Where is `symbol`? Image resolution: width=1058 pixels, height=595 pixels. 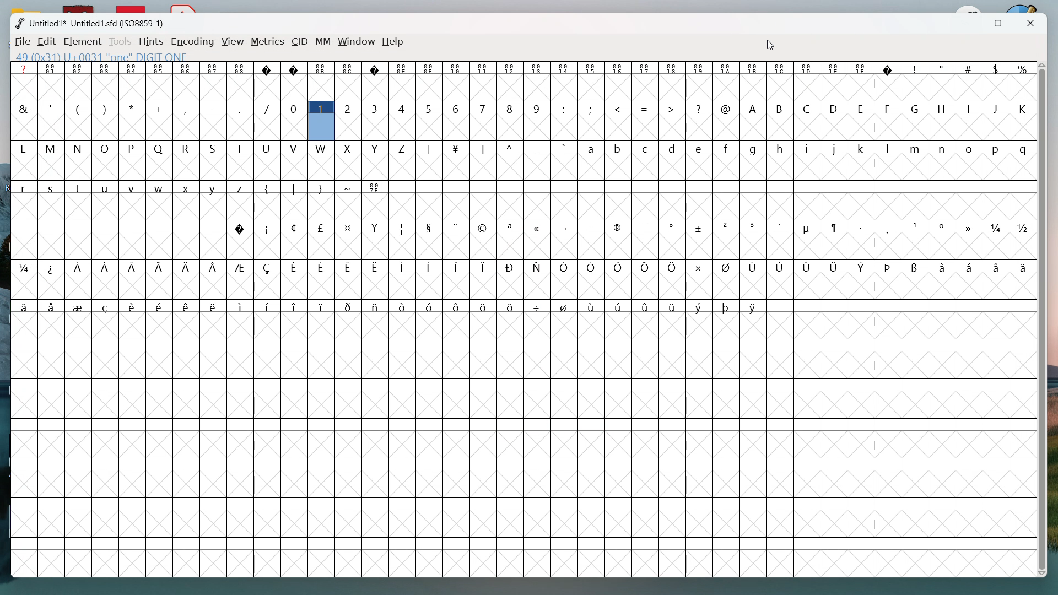 symbol is located at coordinates (403, 228).